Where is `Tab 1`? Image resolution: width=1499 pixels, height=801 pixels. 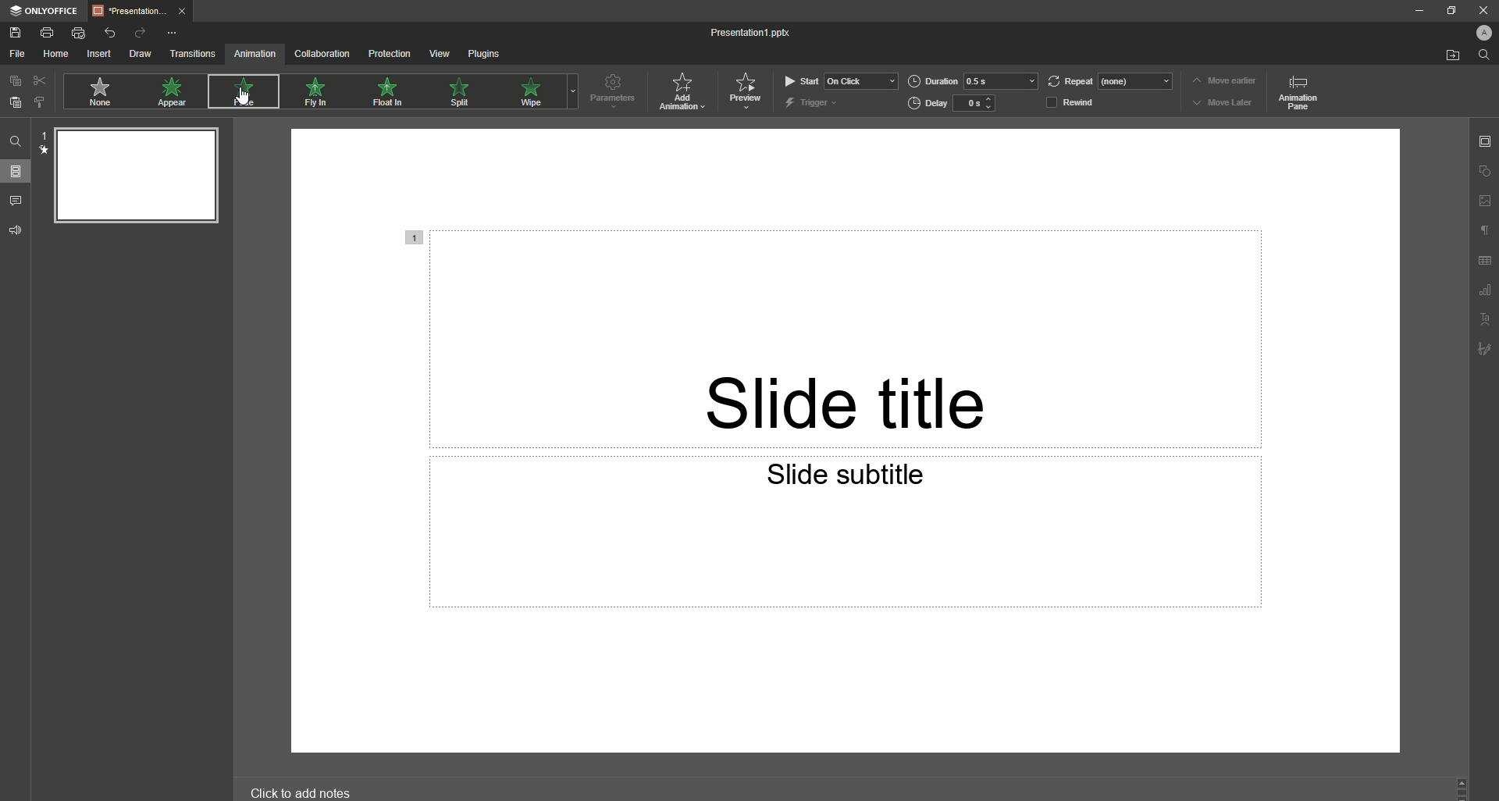
Tab 1 is located at coordinates (138, 12).